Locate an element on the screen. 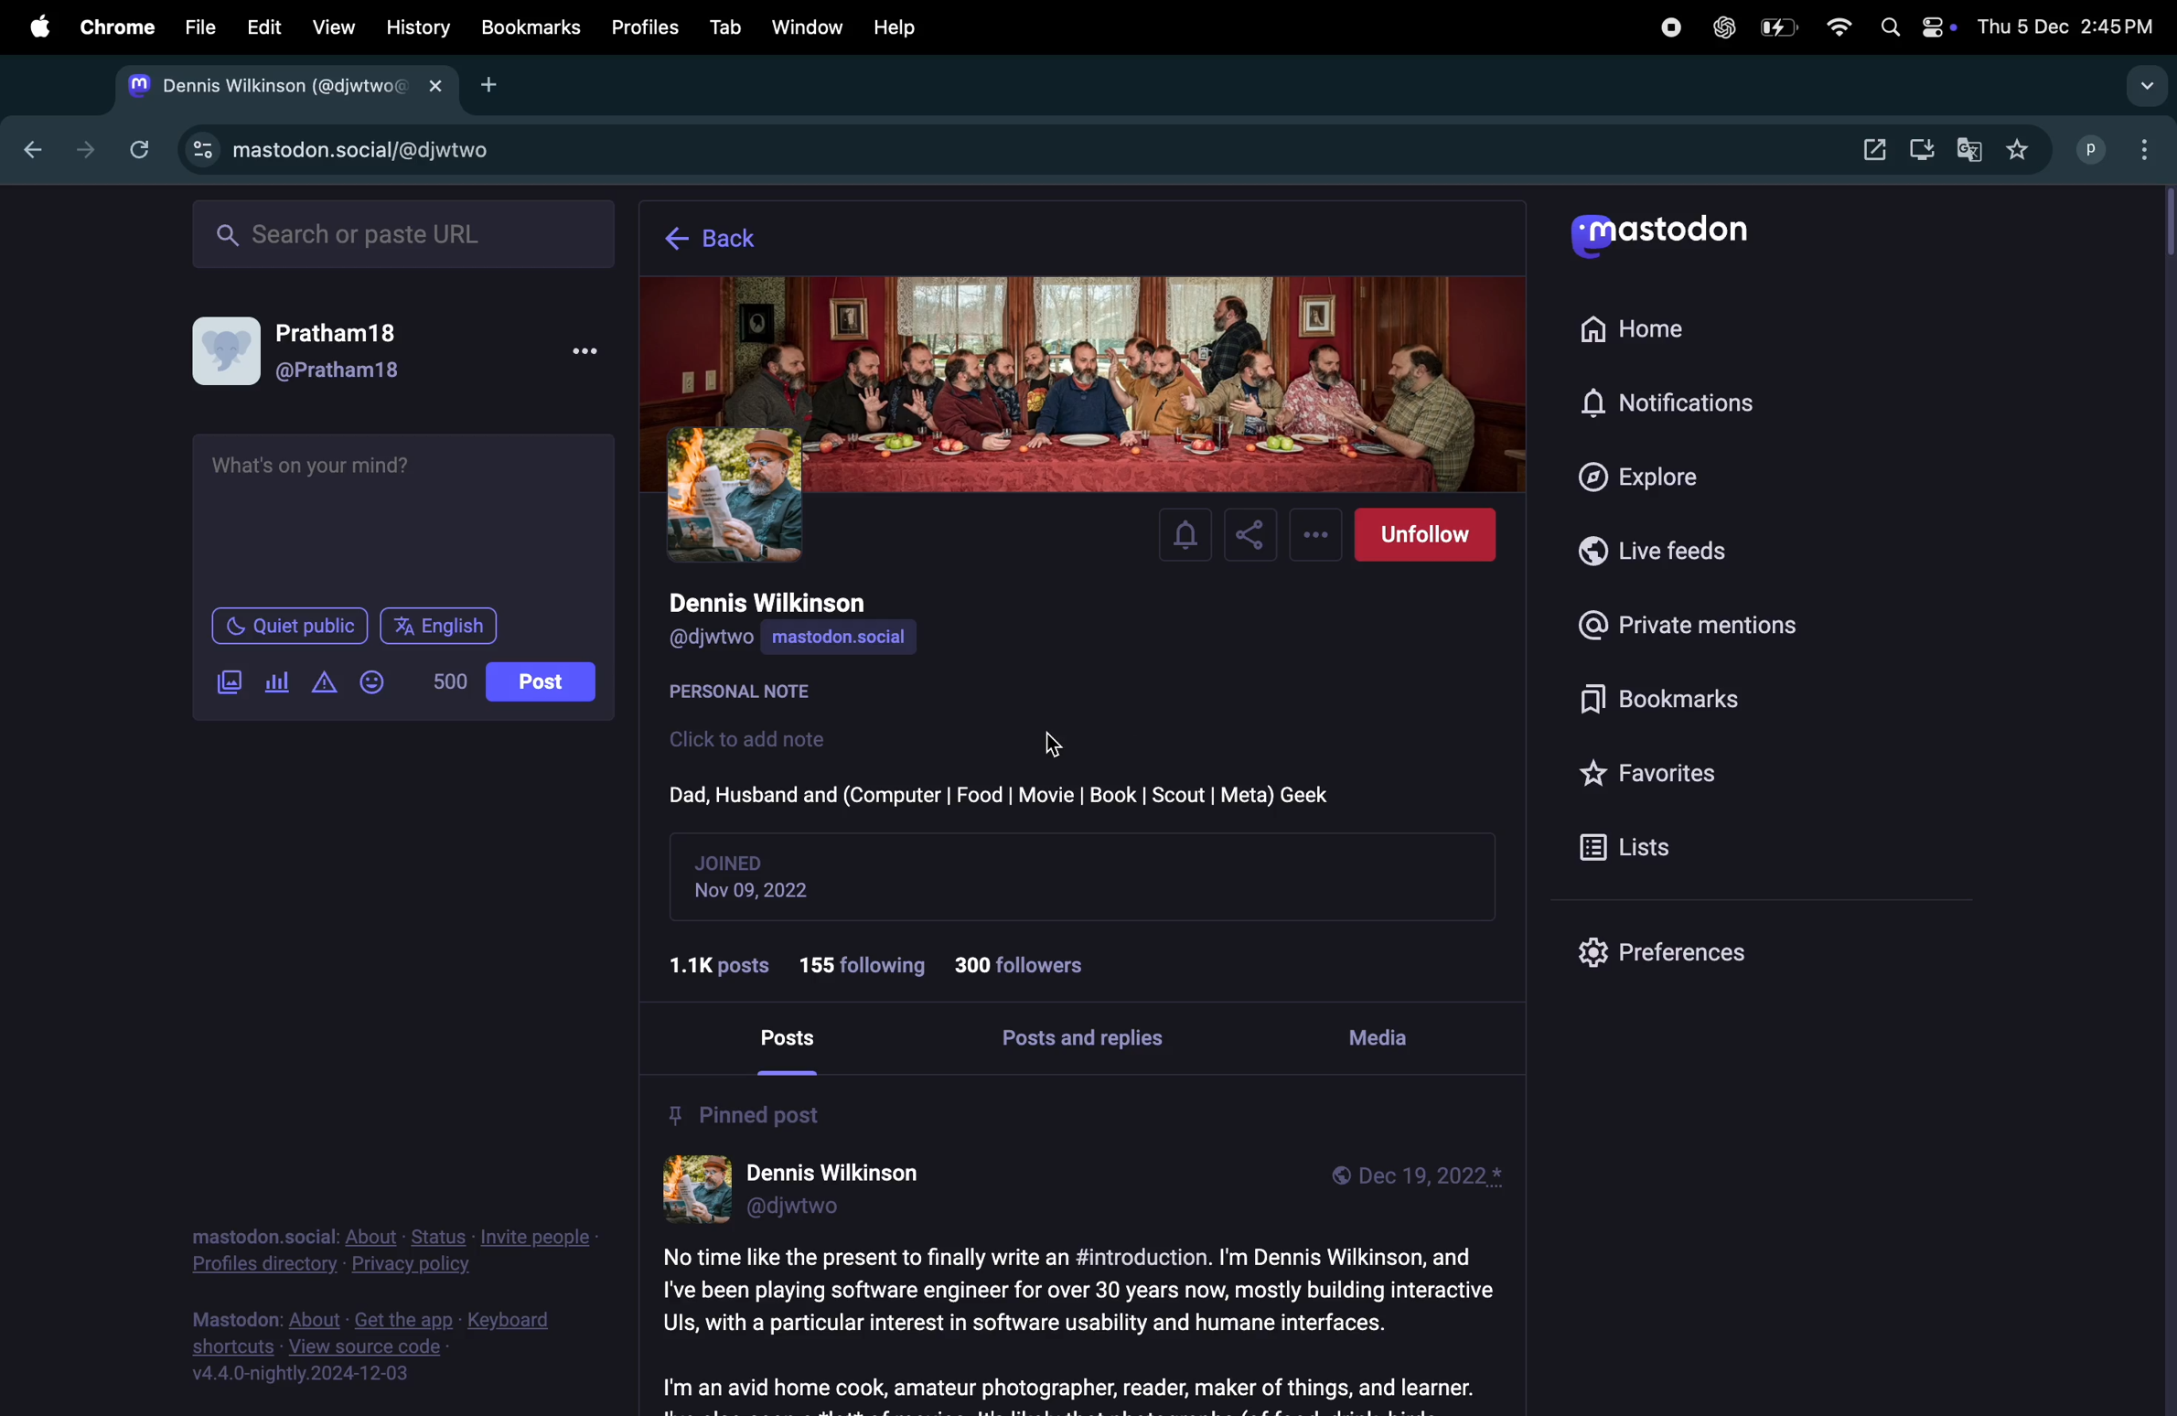 This screenshot has height=1416, width=2177. Bookmark is located at coordinates (531, 27).